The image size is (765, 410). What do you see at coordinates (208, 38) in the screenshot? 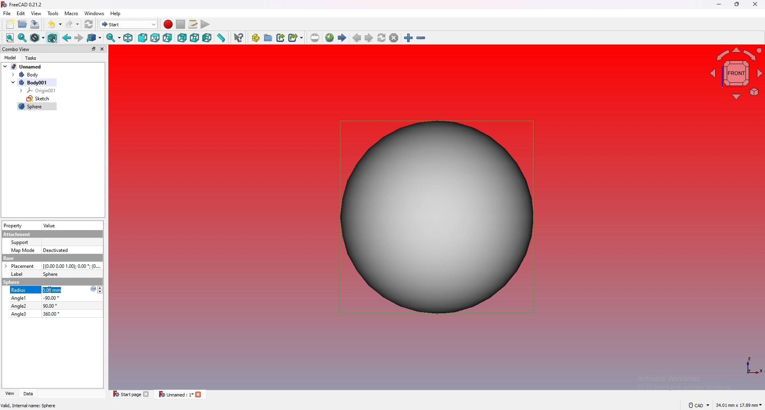
I see `left` at bounding box center [208, 38].